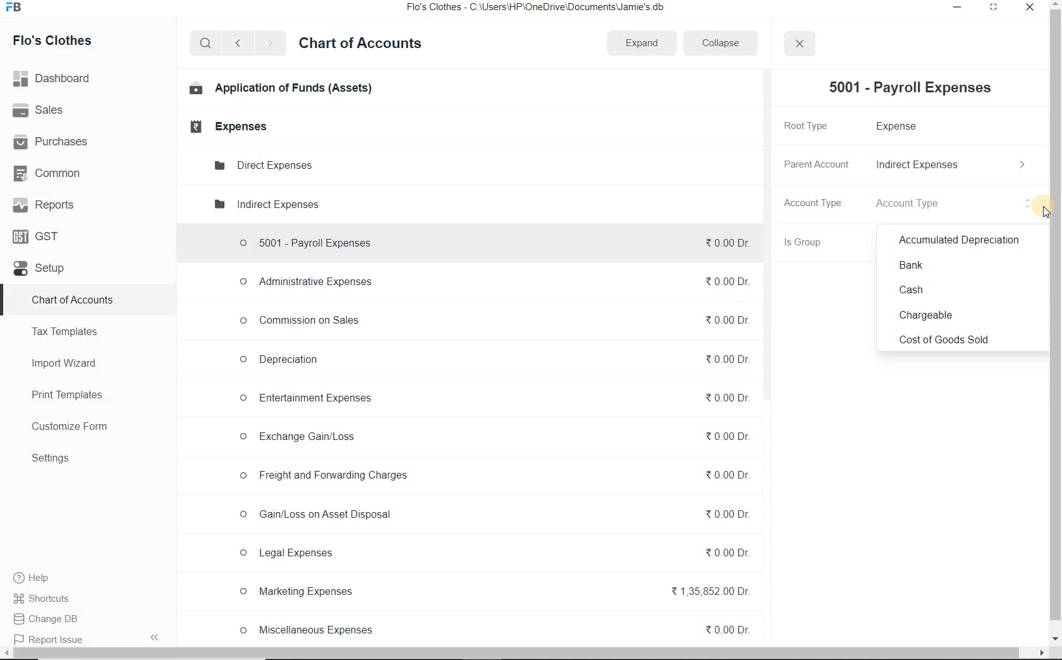 The image size is (1062, 660). Describe the element at coordinates (903, 126) in the screenshot. I see `Expense` at that location.